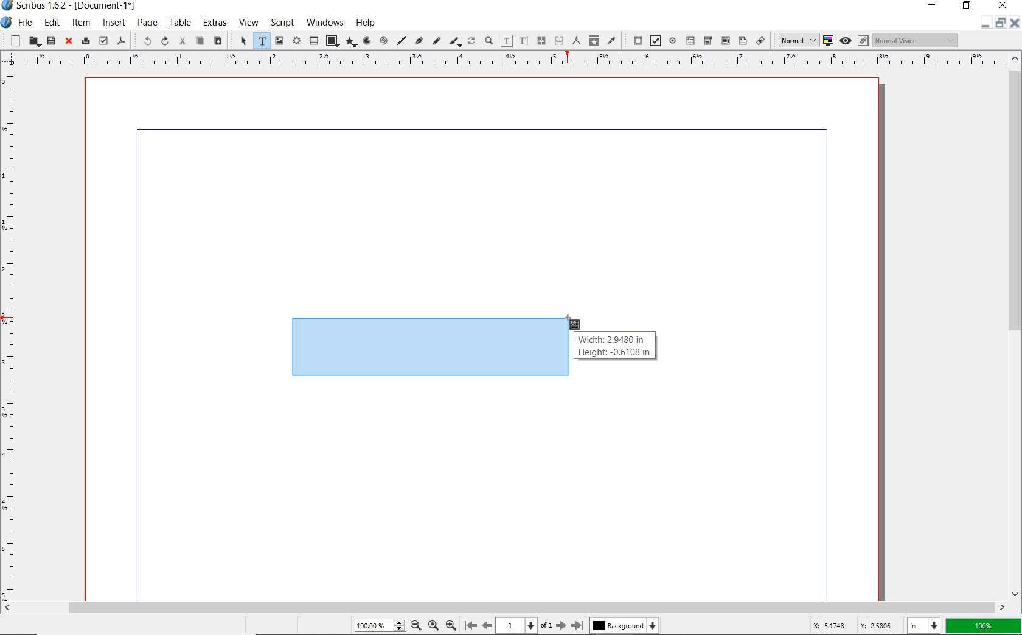  What do you see at coordinates (103, 41) in the screenshot?
I see `preflight verifier` at bounding box center [103, 41].